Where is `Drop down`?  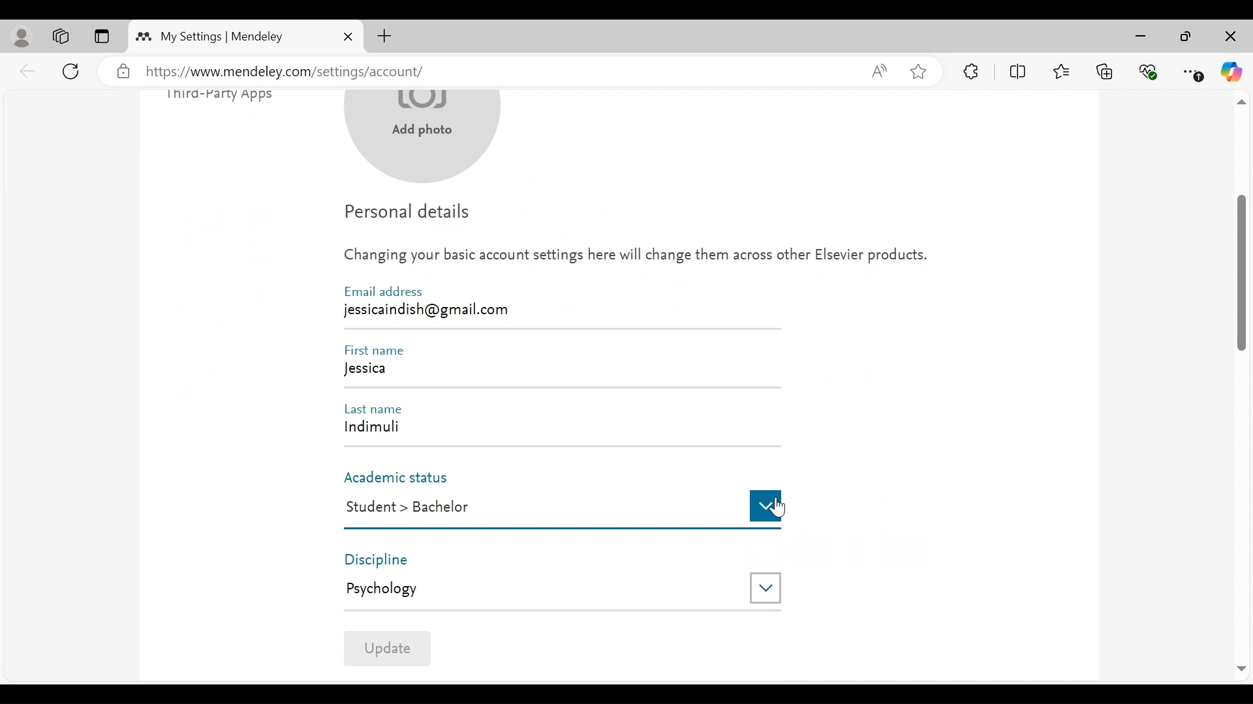 Drop down is located at coordinates (766, 505).